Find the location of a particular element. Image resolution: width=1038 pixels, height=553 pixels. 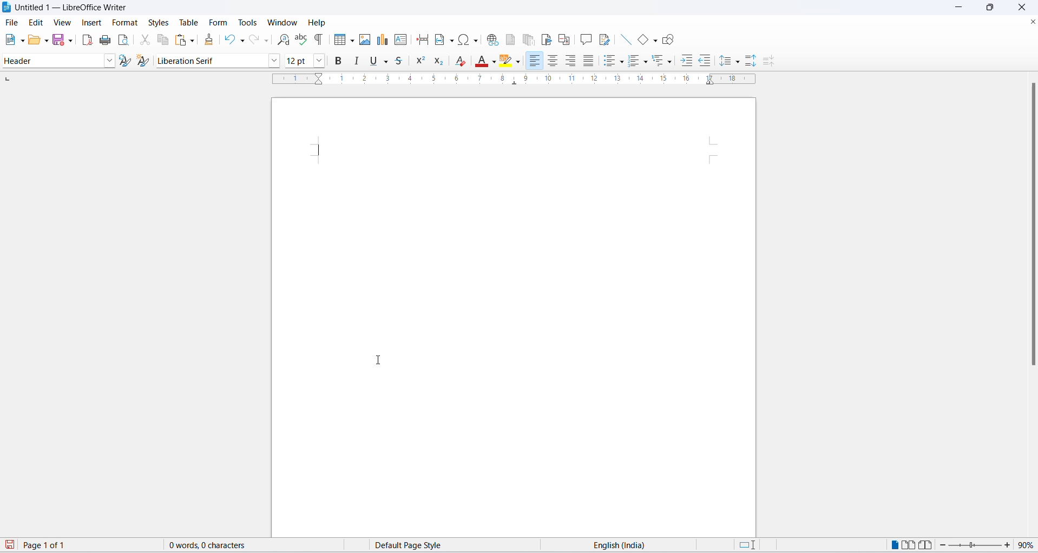

scrollbar is located at coordinates (1030, 227).